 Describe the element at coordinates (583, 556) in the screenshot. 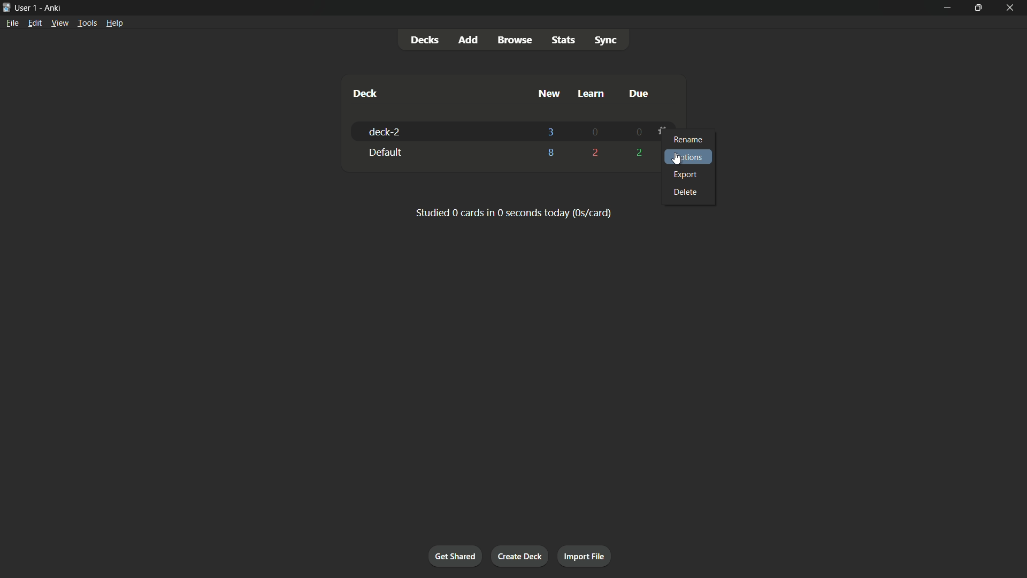

I see `import file` at that location.